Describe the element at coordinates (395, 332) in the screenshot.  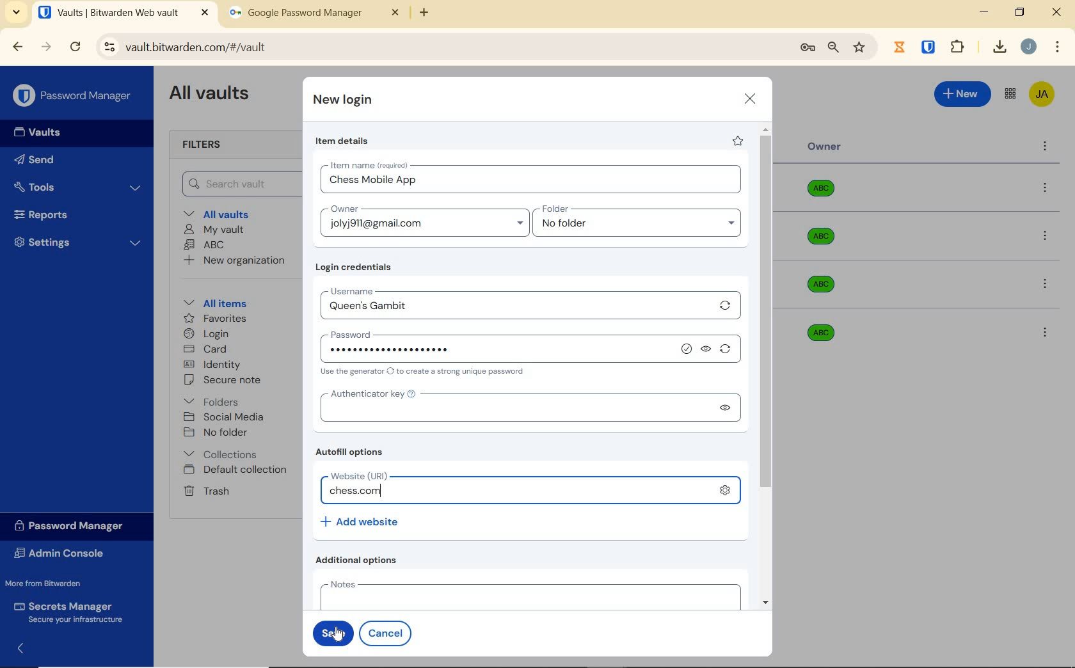
I see `password` at that location.